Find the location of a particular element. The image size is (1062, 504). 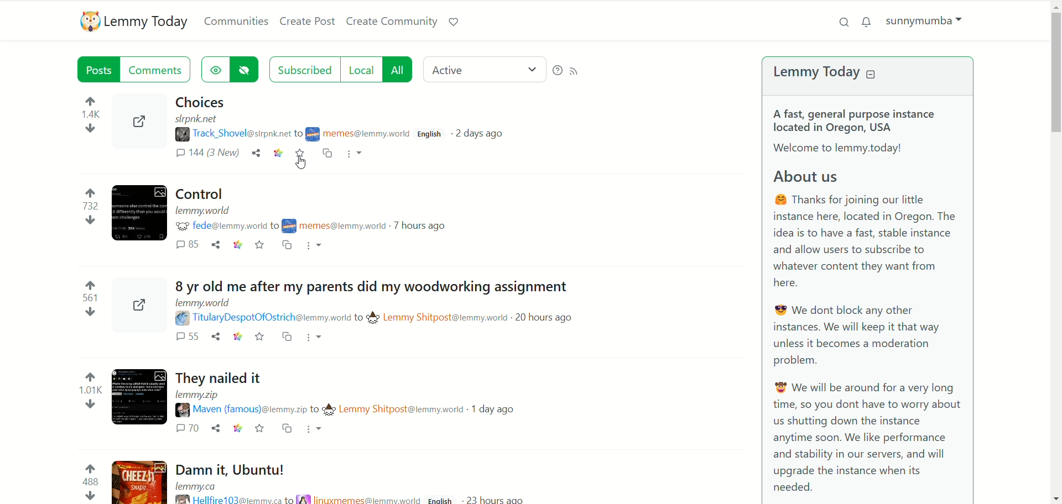

cross post is located at coordinates (327, 154).